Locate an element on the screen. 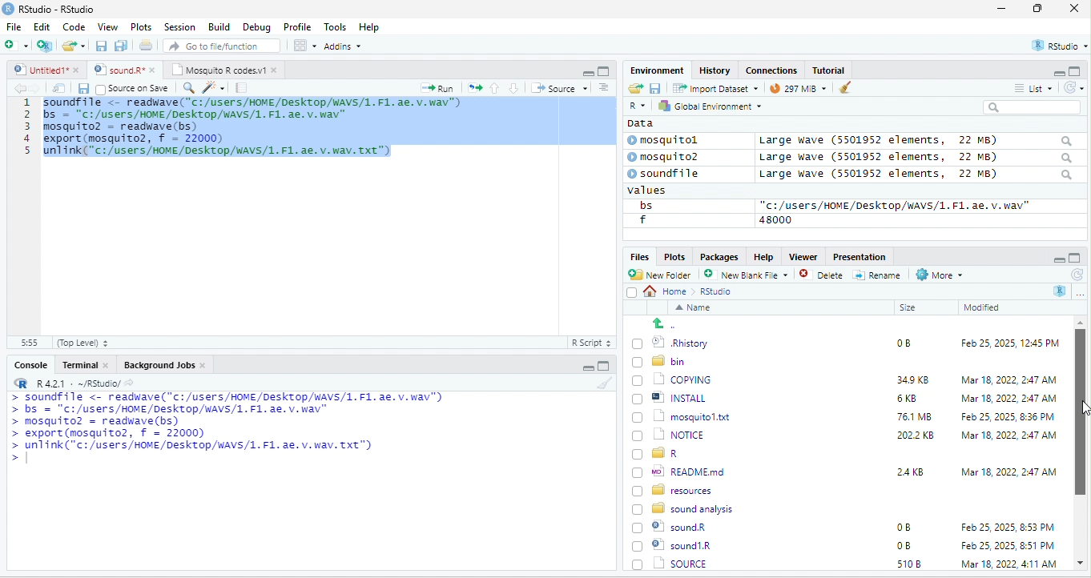 Image resolution: width=1091 pixels, height=578 pixels. source on Save is located at coordinates (134, 90).